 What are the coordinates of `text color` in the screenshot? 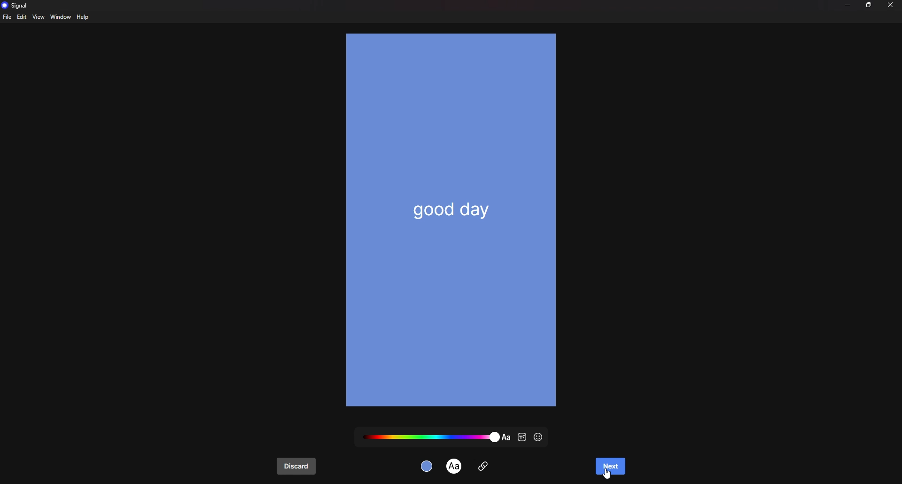 It's located at (430, 437).